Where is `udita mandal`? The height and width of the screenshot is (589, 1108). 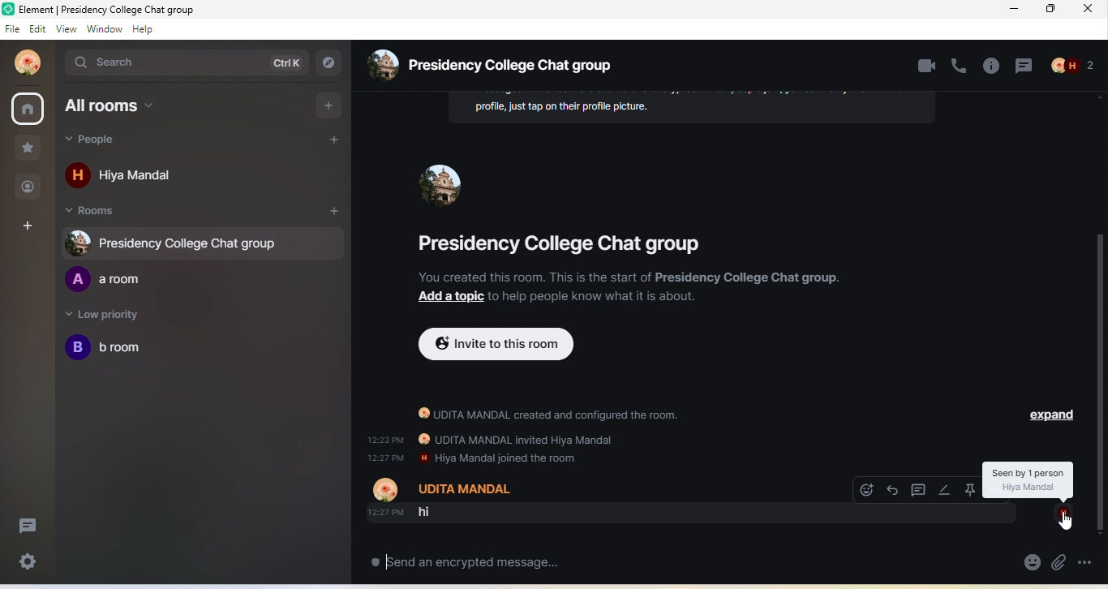
udita mandal is located at coordinates (27, 62).